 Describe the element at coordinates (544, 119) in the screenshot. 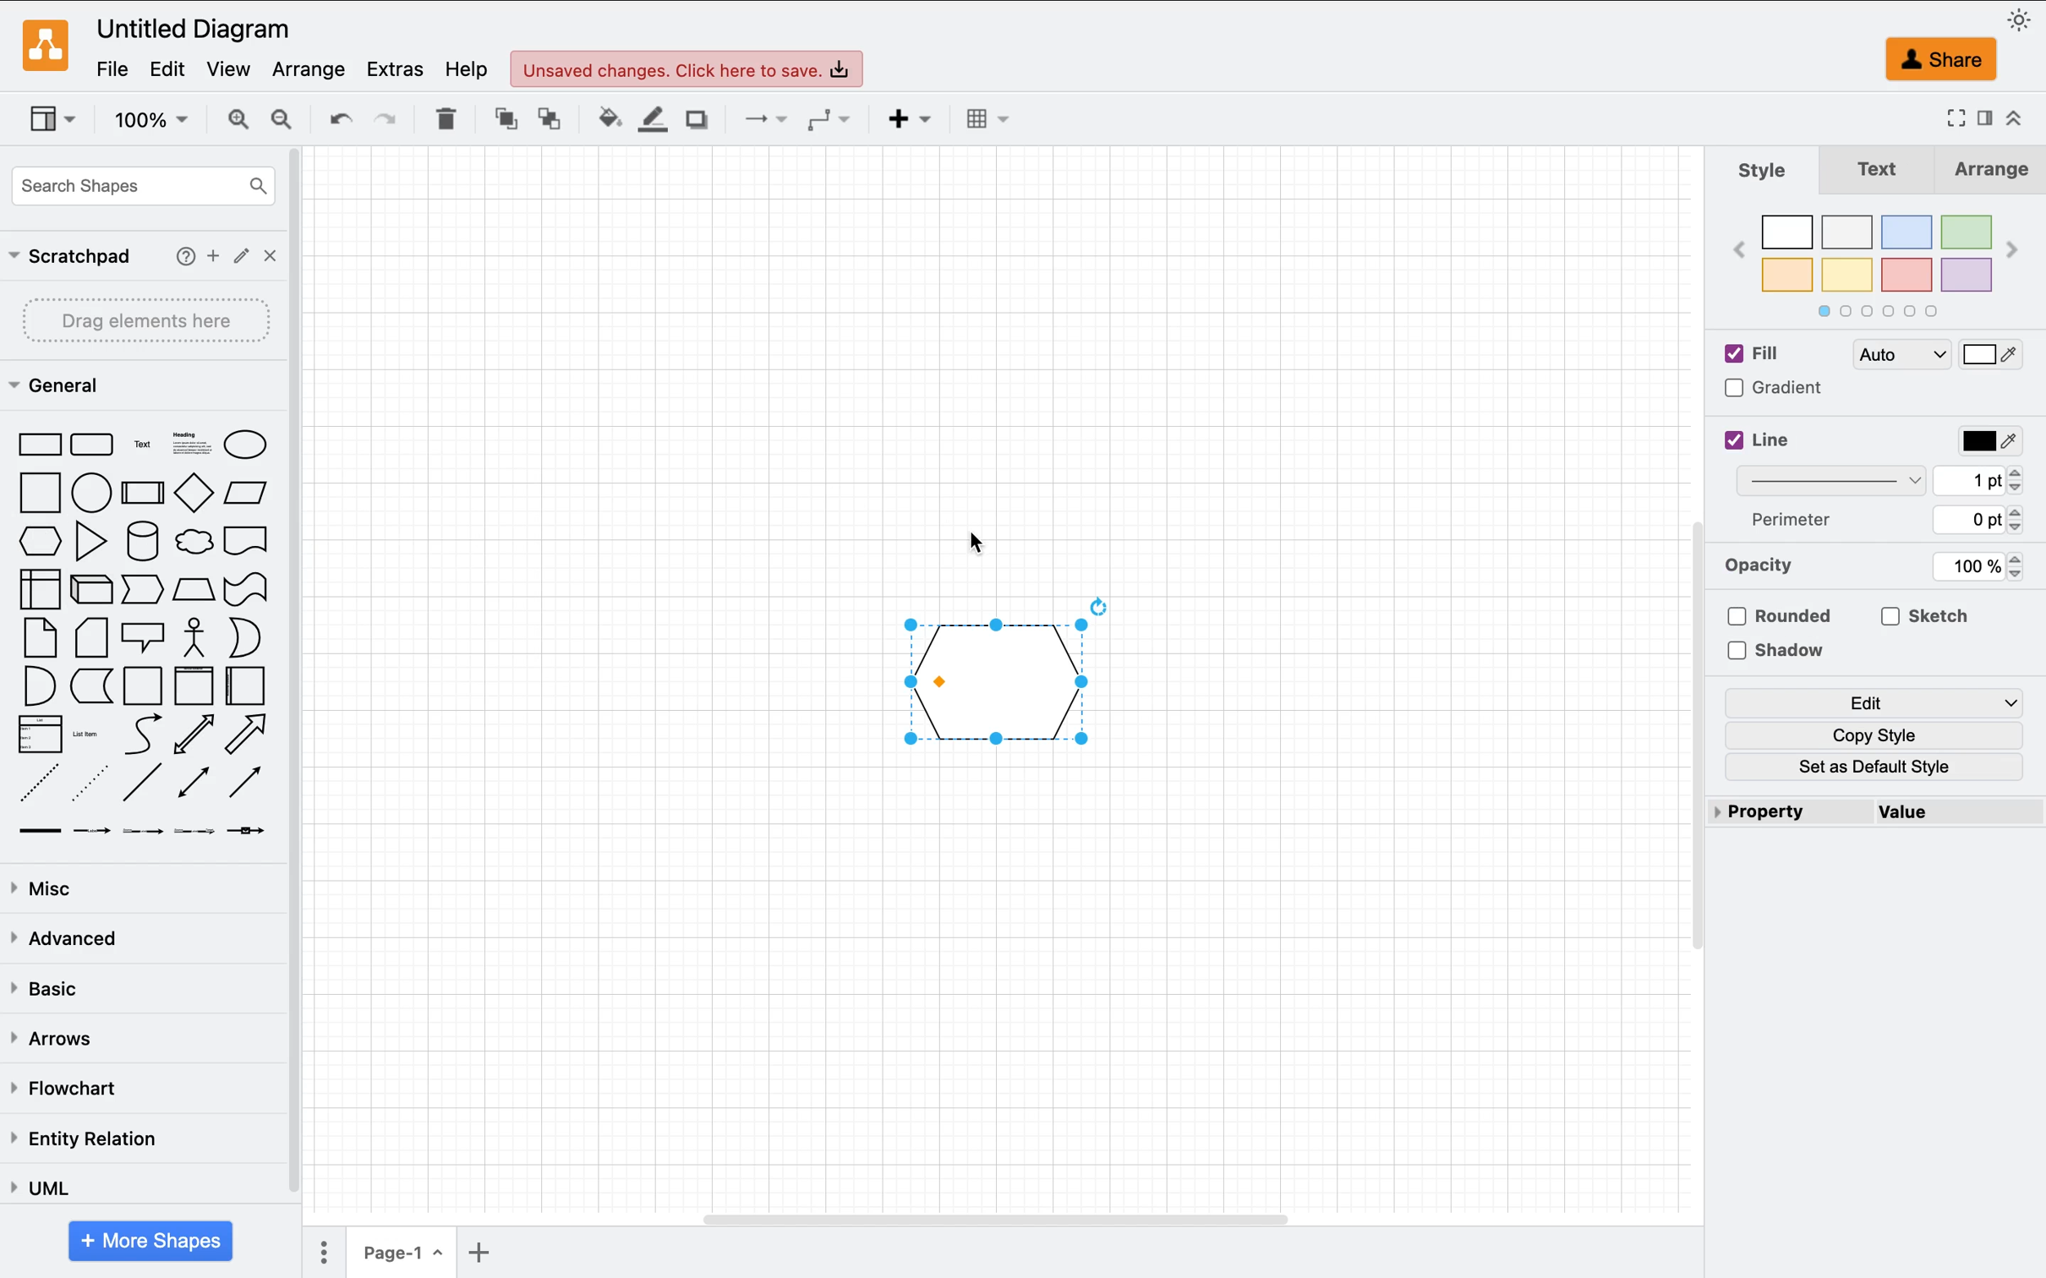

I see `to back` at that location.